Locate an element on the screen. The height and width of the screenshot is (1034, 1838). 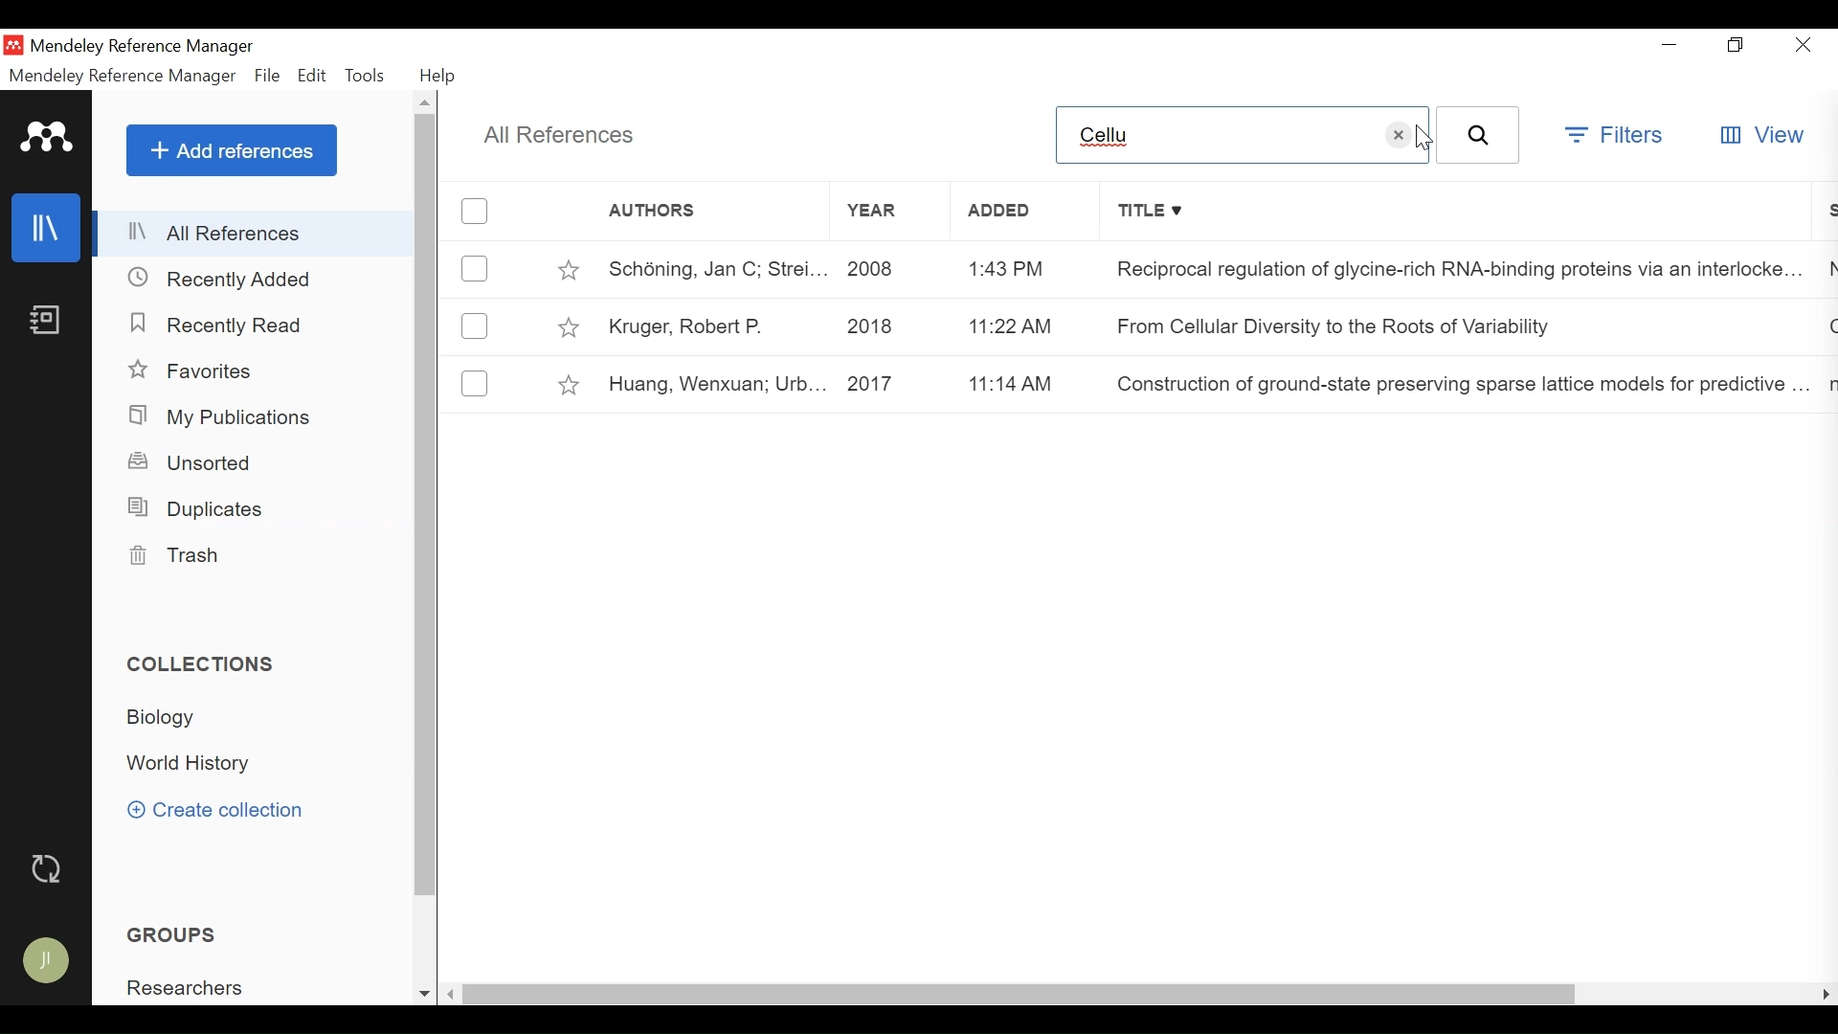
Sync is located at coordinates (45, 868).